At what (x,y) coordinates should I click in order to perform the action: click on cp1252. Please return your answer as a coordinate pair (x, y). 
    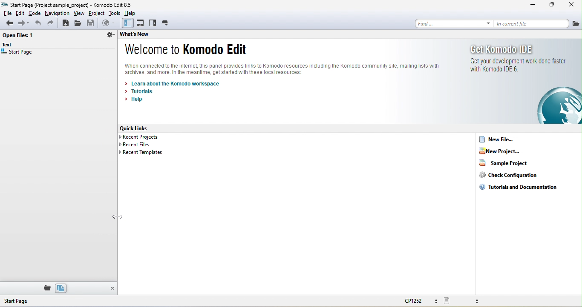
    Looking at the image, I should click on (422, 301).